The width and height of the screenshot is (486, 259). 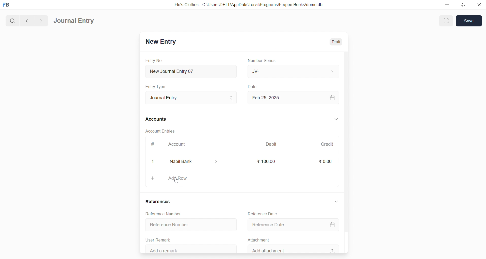 What do you see at coordinates (327, 144) in the screenshot?
I see `Credit` at bounding box center [327, 144].